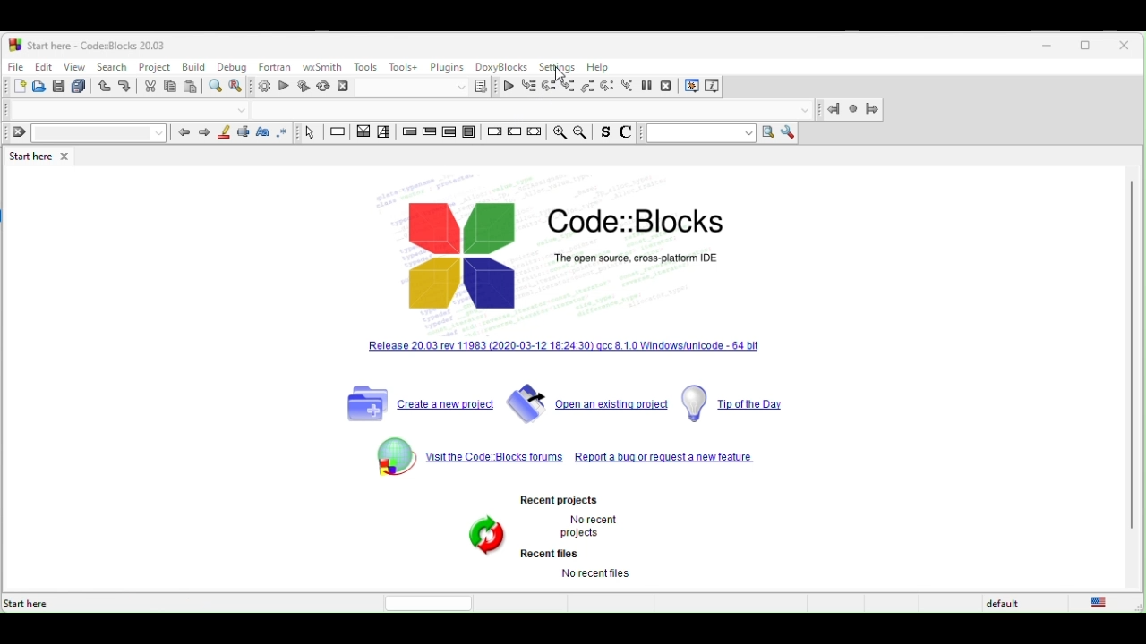 The image size is (1146, 644). What do you see at coordinates (567, 348) in the screenshot?
I see `release 20.03 rev 11983[2020-03-12-18-24.3] qcc 8.10 windows unicode 64 bit` at bounding box center [567, 348].